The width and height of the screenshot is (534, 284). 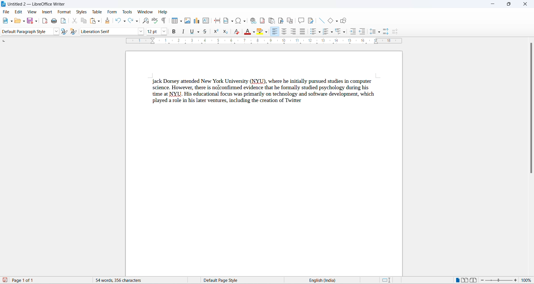 What do you see at coordinates (36, 21) in the screenshot?
I see `save options` at bounding box center [36, 21].